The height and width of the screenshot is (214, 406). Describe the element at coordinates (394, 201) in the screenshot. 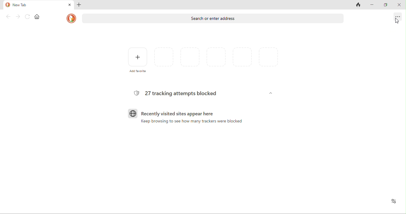

I see `recent activity and favourites` at that location.